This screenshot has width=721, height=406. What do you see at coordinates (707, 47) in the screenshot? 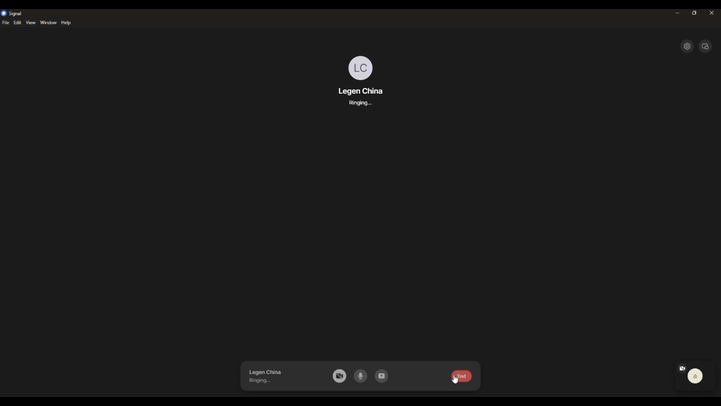
I see `expand` at bounding box center [707, 47].